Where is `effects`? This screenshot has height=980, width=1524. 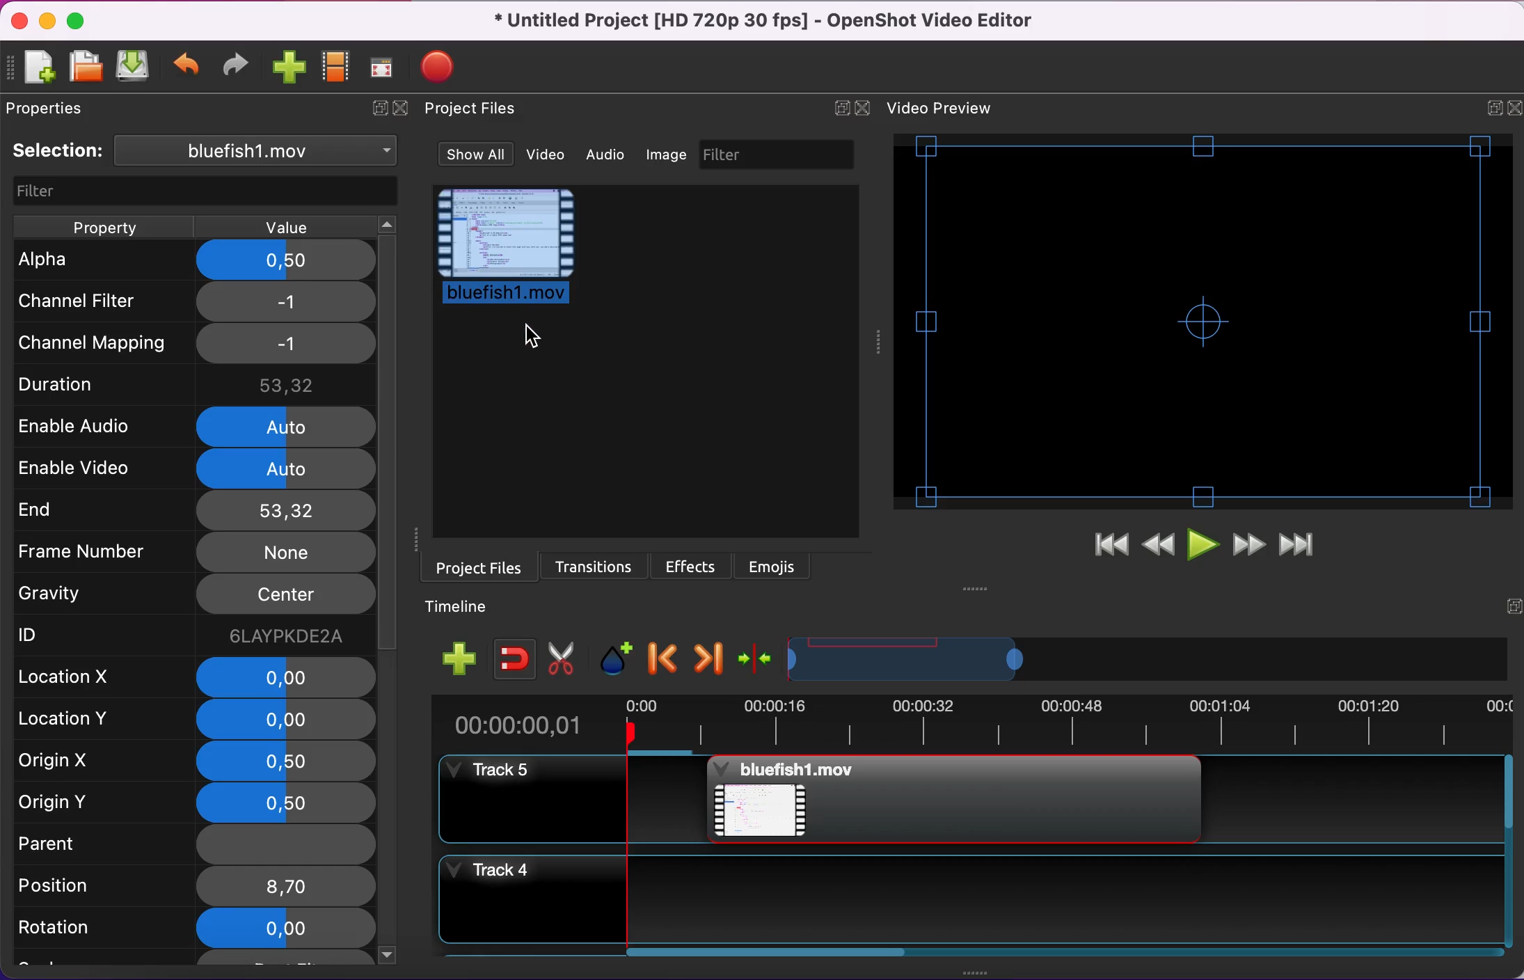 effects is located at coordinates (693, 566).